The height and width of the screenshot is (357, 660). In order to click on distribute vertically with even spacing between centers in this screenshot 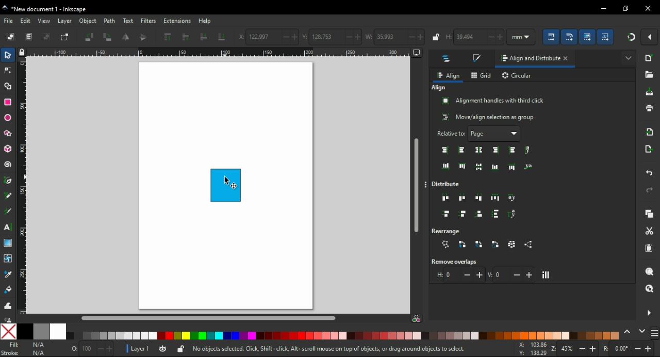, I will do `click(463, 214)`.